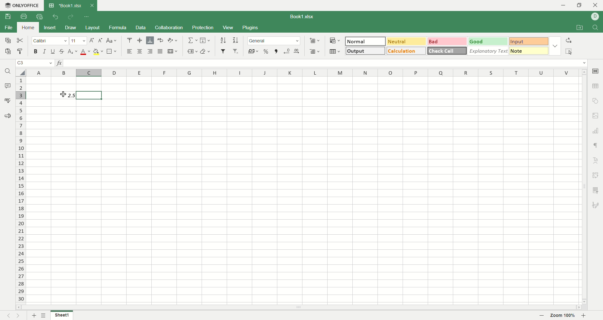  What do you see at coordinates (303, 73) in the screenshot?
I see `column name` at bounding box center [303, 73].